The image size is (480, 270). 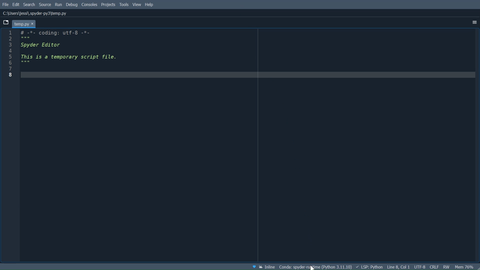 I want to click on File, so click(x=5, y=4).